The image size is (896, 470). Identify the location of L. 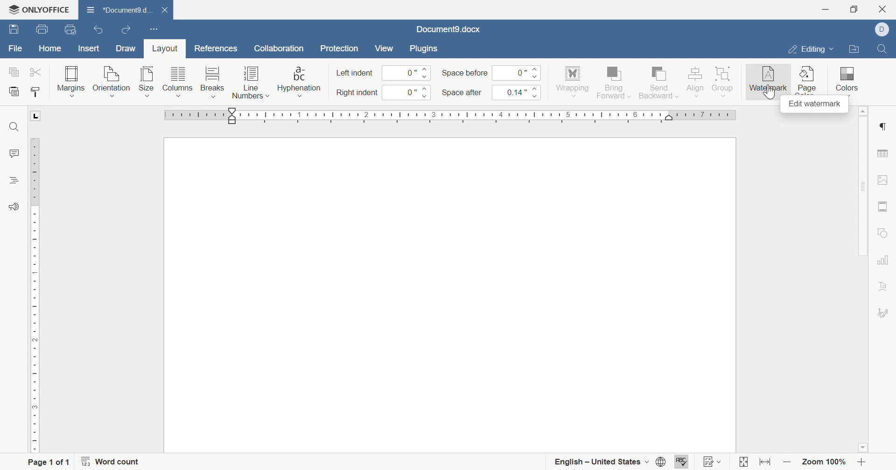
(37, 116).